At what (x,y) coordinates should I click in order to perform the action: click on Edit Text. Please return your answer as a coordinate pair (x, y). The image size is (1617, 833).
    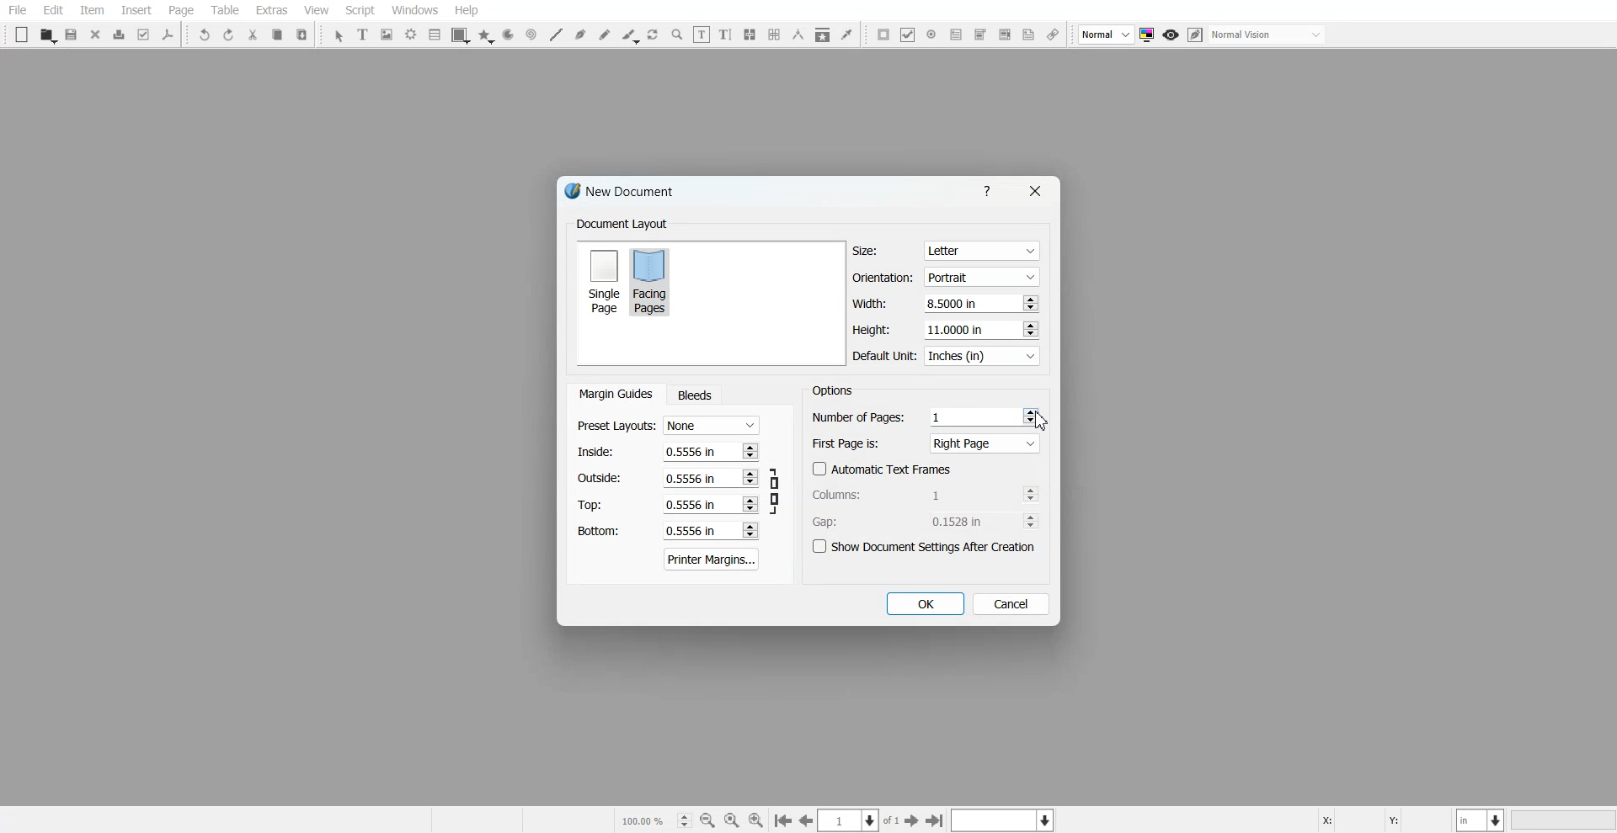
    Looking at the image, I should click on (725, 34).